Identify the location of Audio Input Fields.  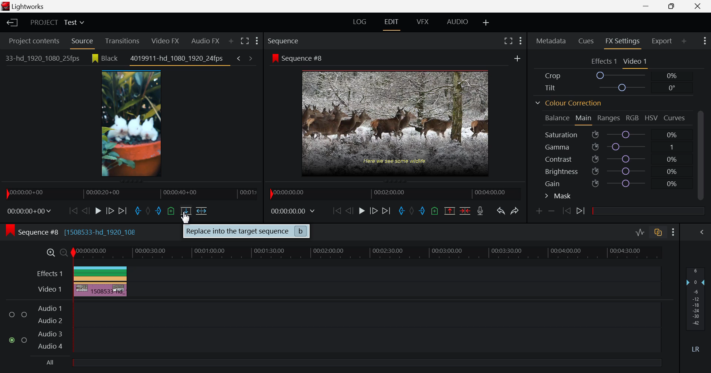
(333, 326).